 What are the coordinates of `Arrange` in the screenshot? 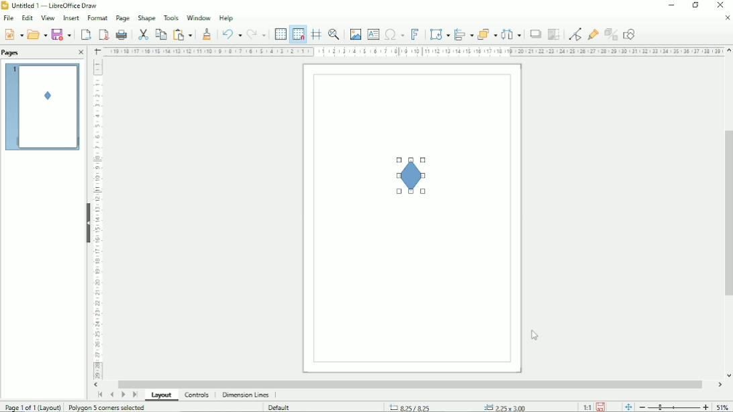 It's located at (487, 34).